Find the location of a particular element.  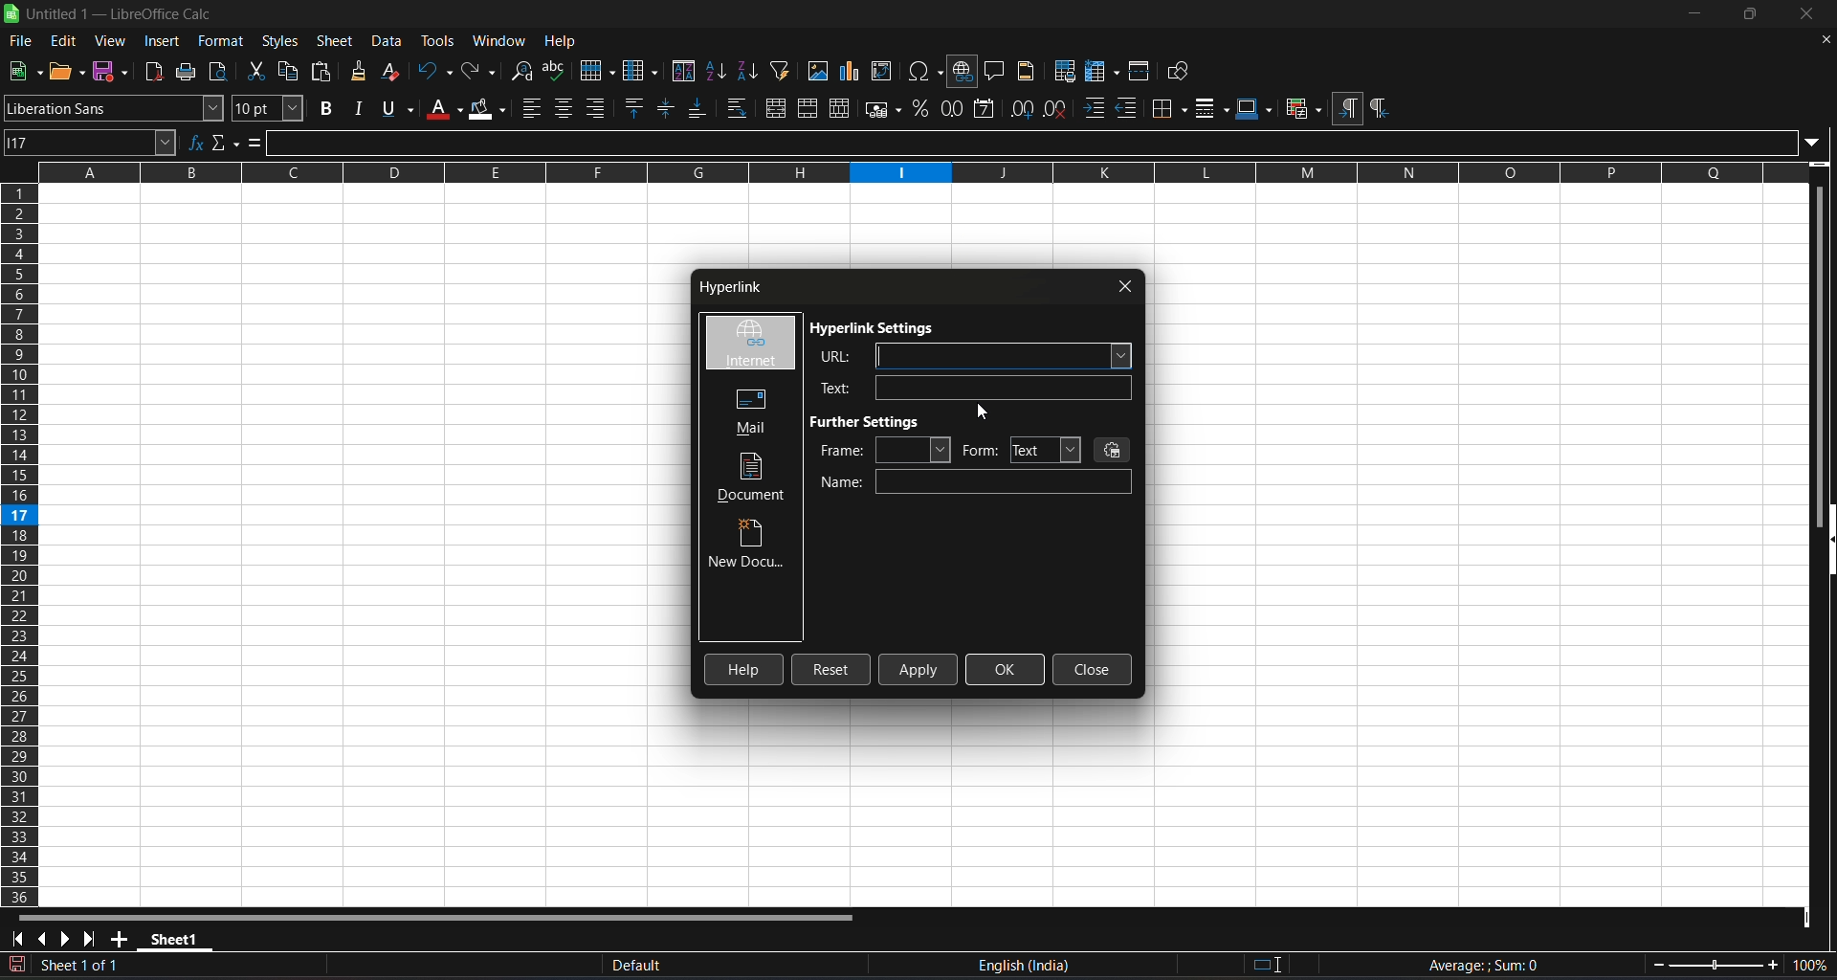

text language  is located at coordinates (1098, 966).